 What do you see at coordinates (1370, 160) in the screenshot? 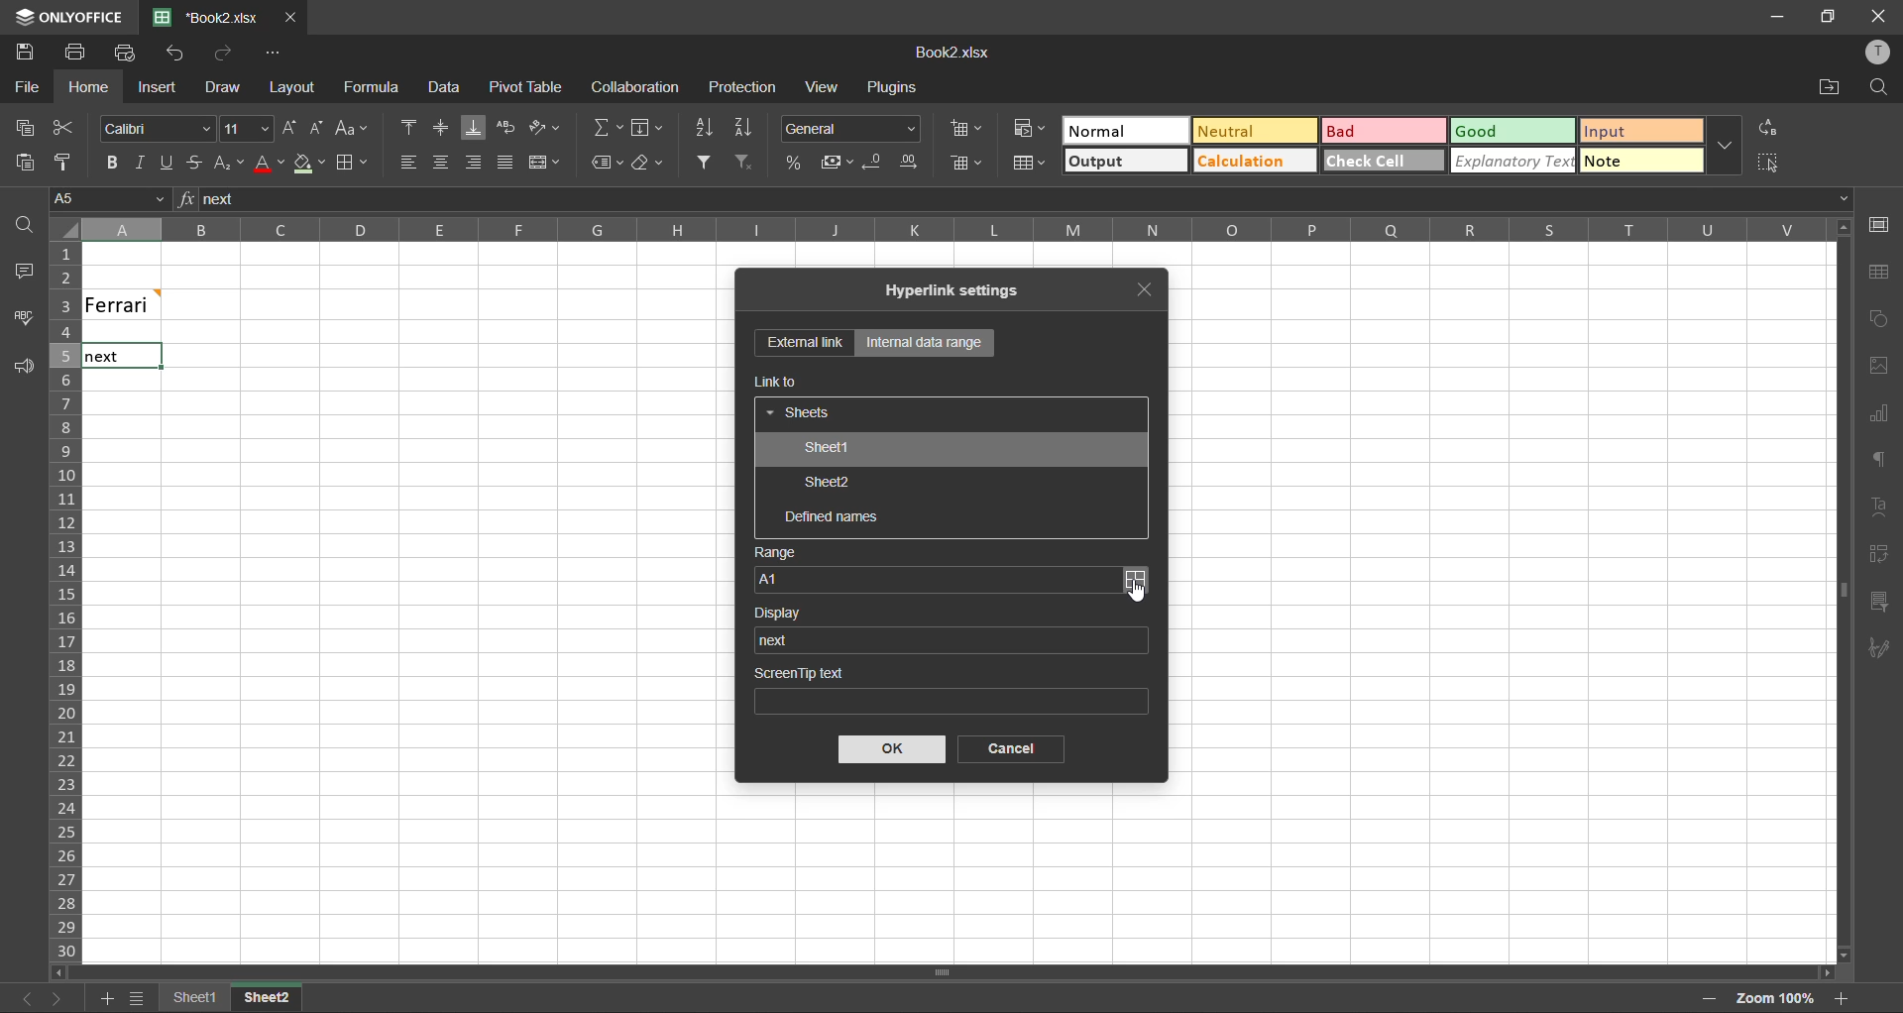
I see `check cell` at bounding box center [1370, 160].